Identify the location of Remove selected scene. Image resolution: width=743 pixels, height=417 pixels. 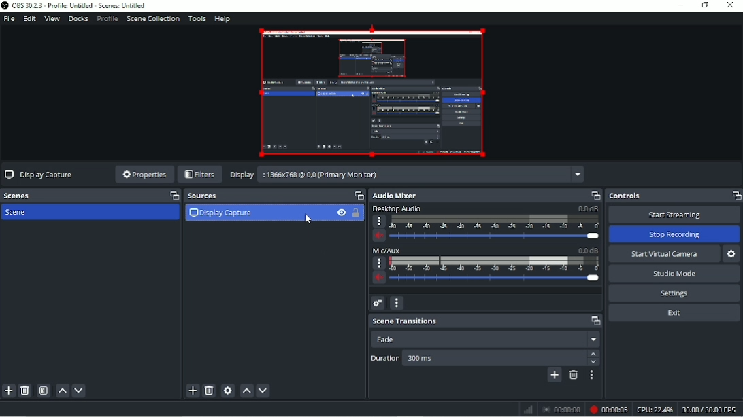
(25, 391).